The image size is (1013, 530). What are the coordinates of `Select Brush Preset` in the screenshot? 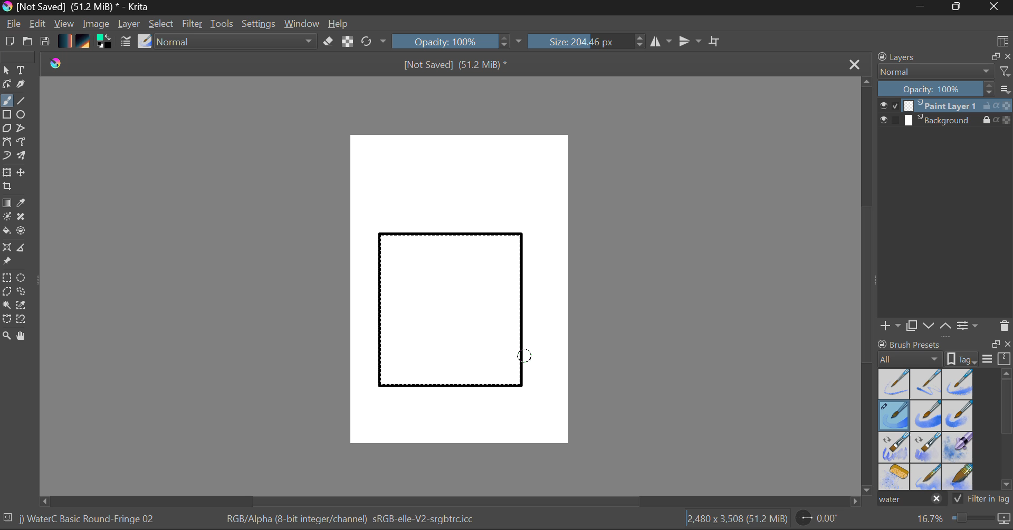 It's located at (145, 42).